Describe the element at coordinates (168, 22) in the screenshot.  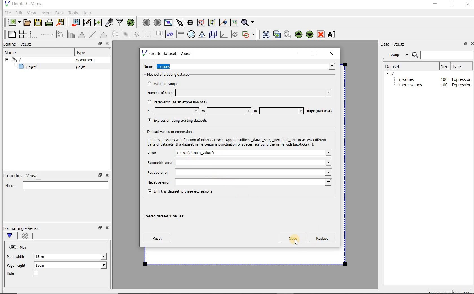
I see `view plot full screen` at that location.